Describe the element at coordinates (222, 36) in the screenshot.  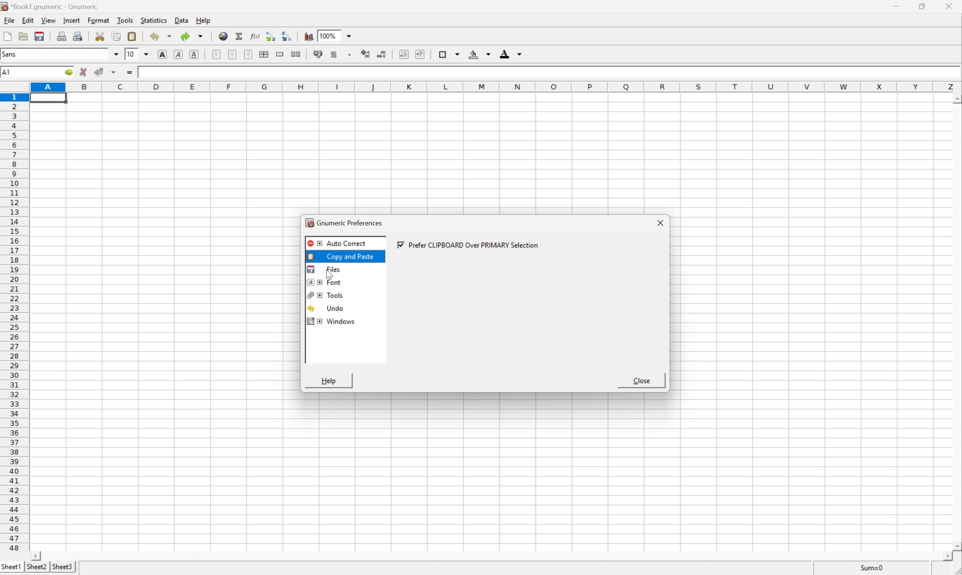
I see `insert hyperlink` at that location.